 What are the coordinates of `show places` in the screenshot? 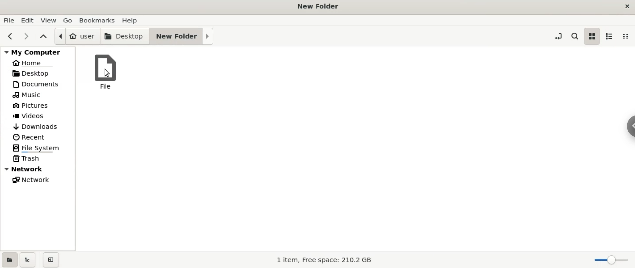 It's located at (9, 259).